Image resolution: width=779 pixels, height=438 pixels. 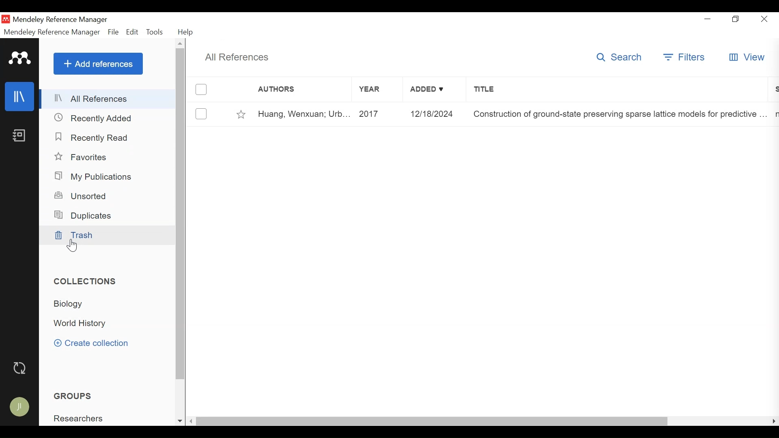 I want to click on Avatar, so click(x=22, y=407).